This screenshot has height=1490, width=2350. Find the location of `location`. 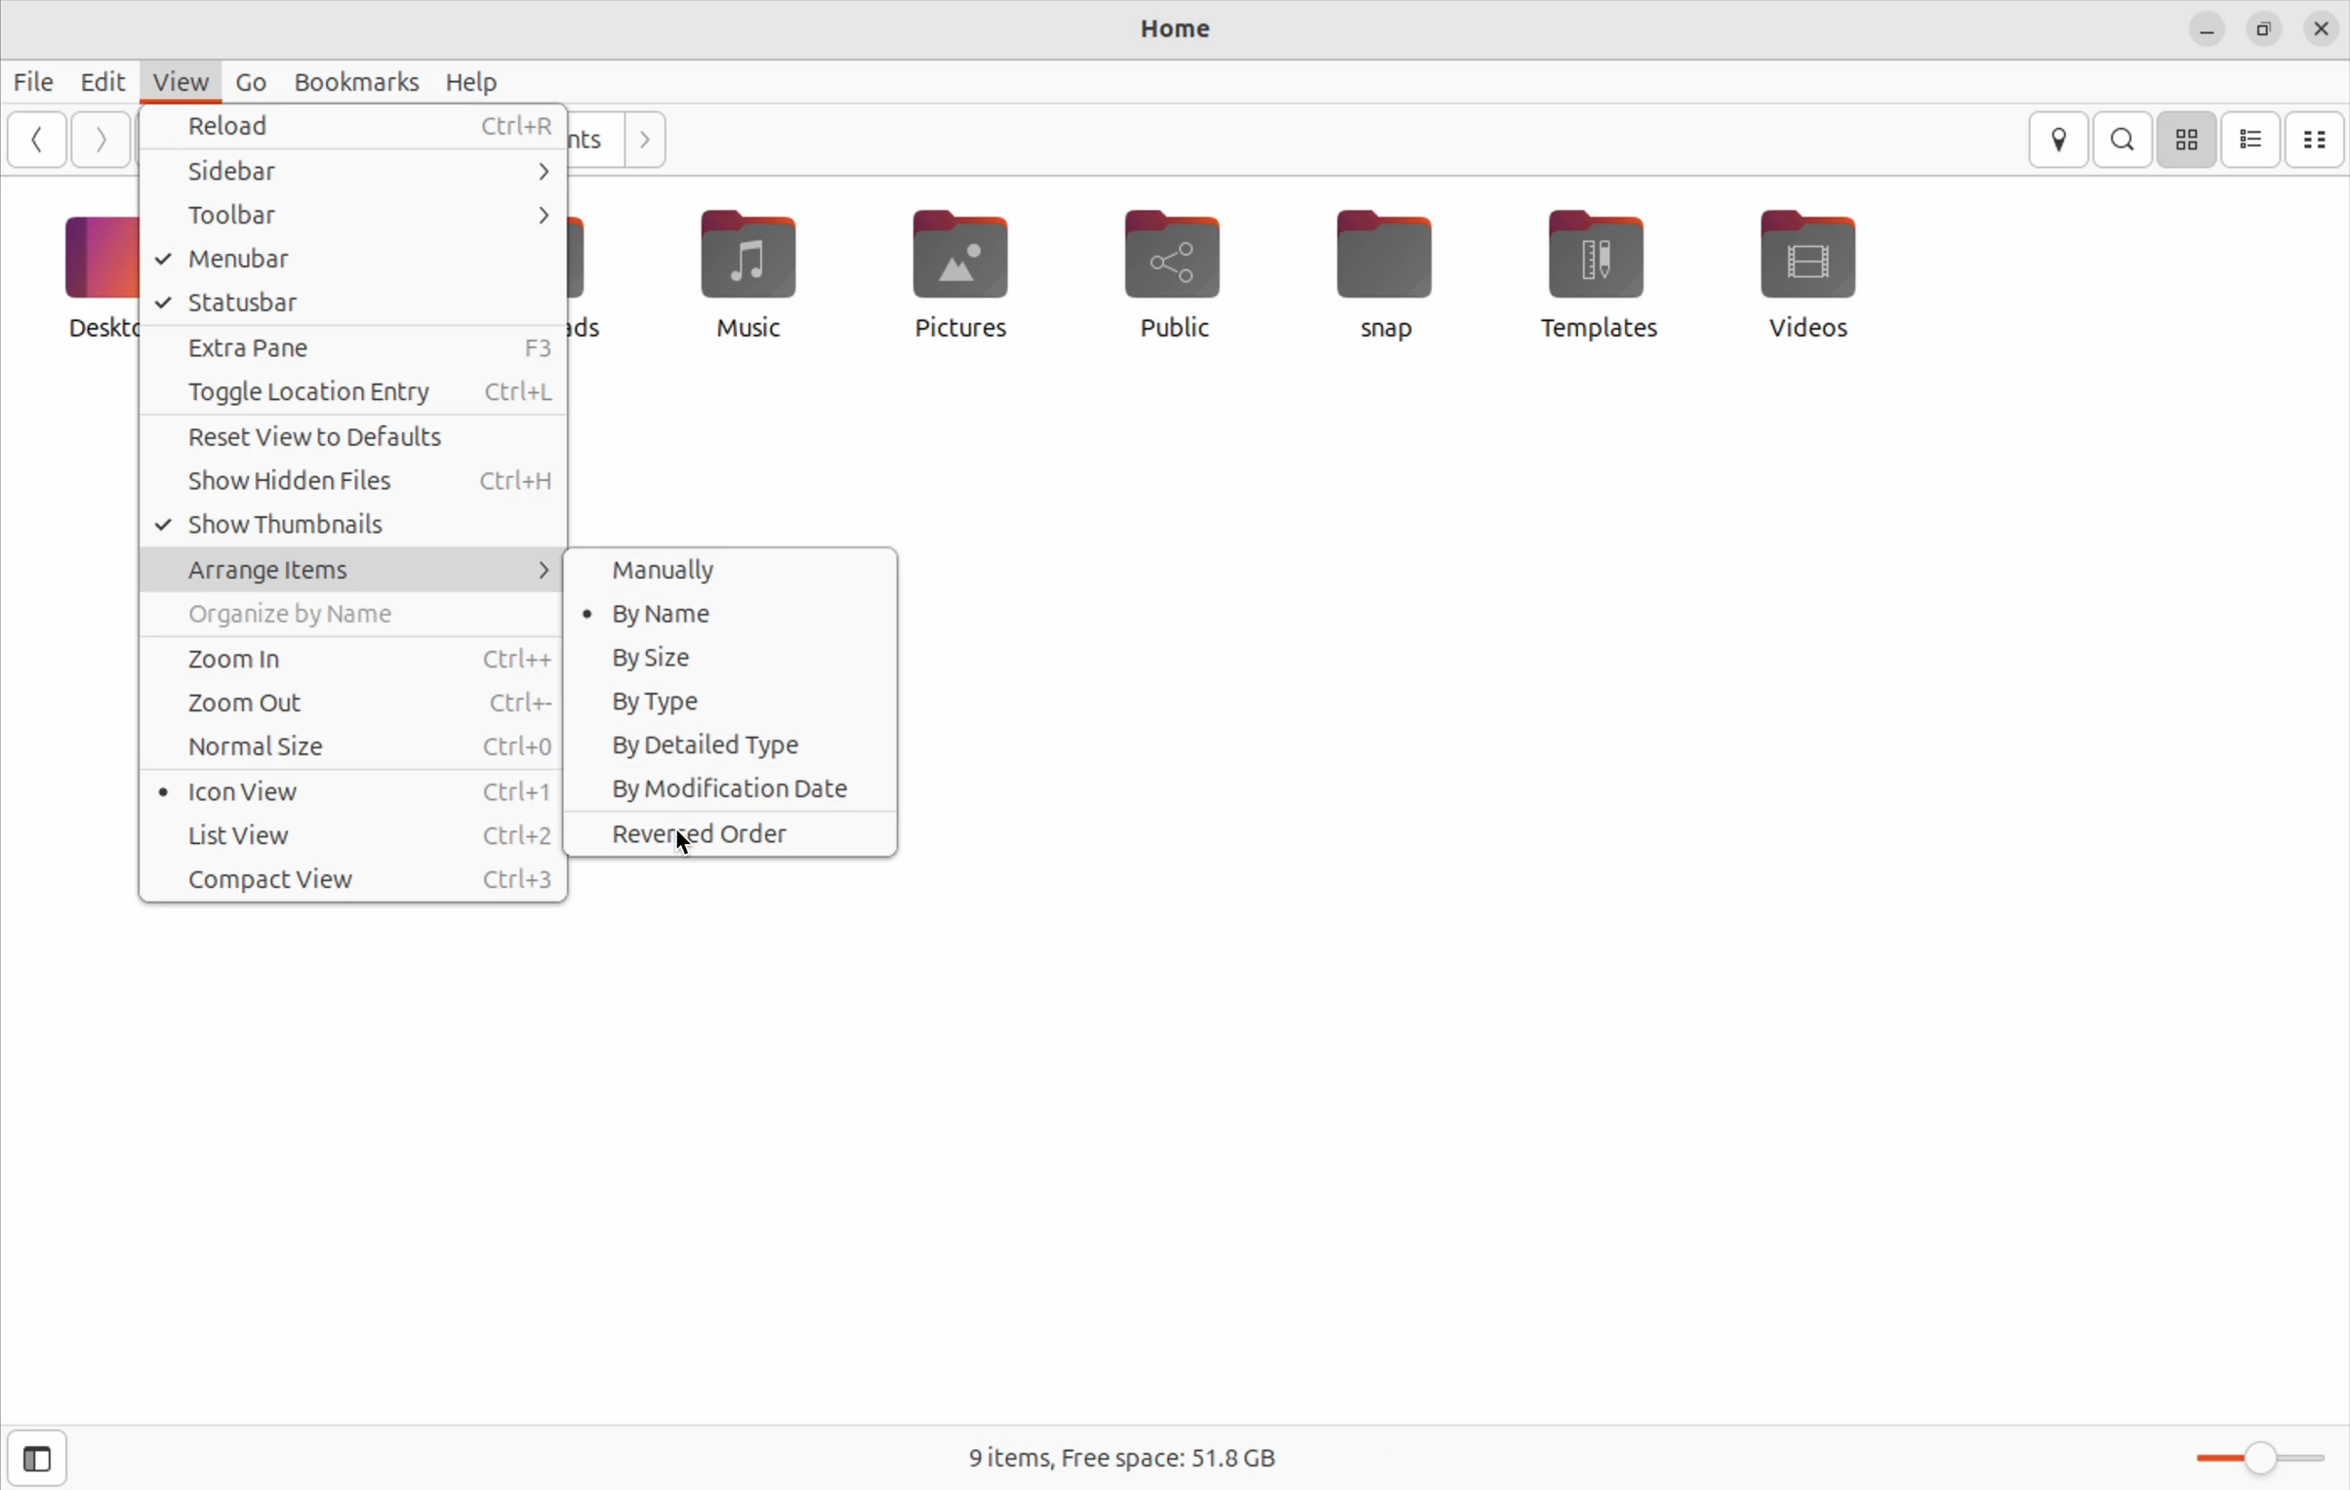

location is located at coordinates (2063, 141).